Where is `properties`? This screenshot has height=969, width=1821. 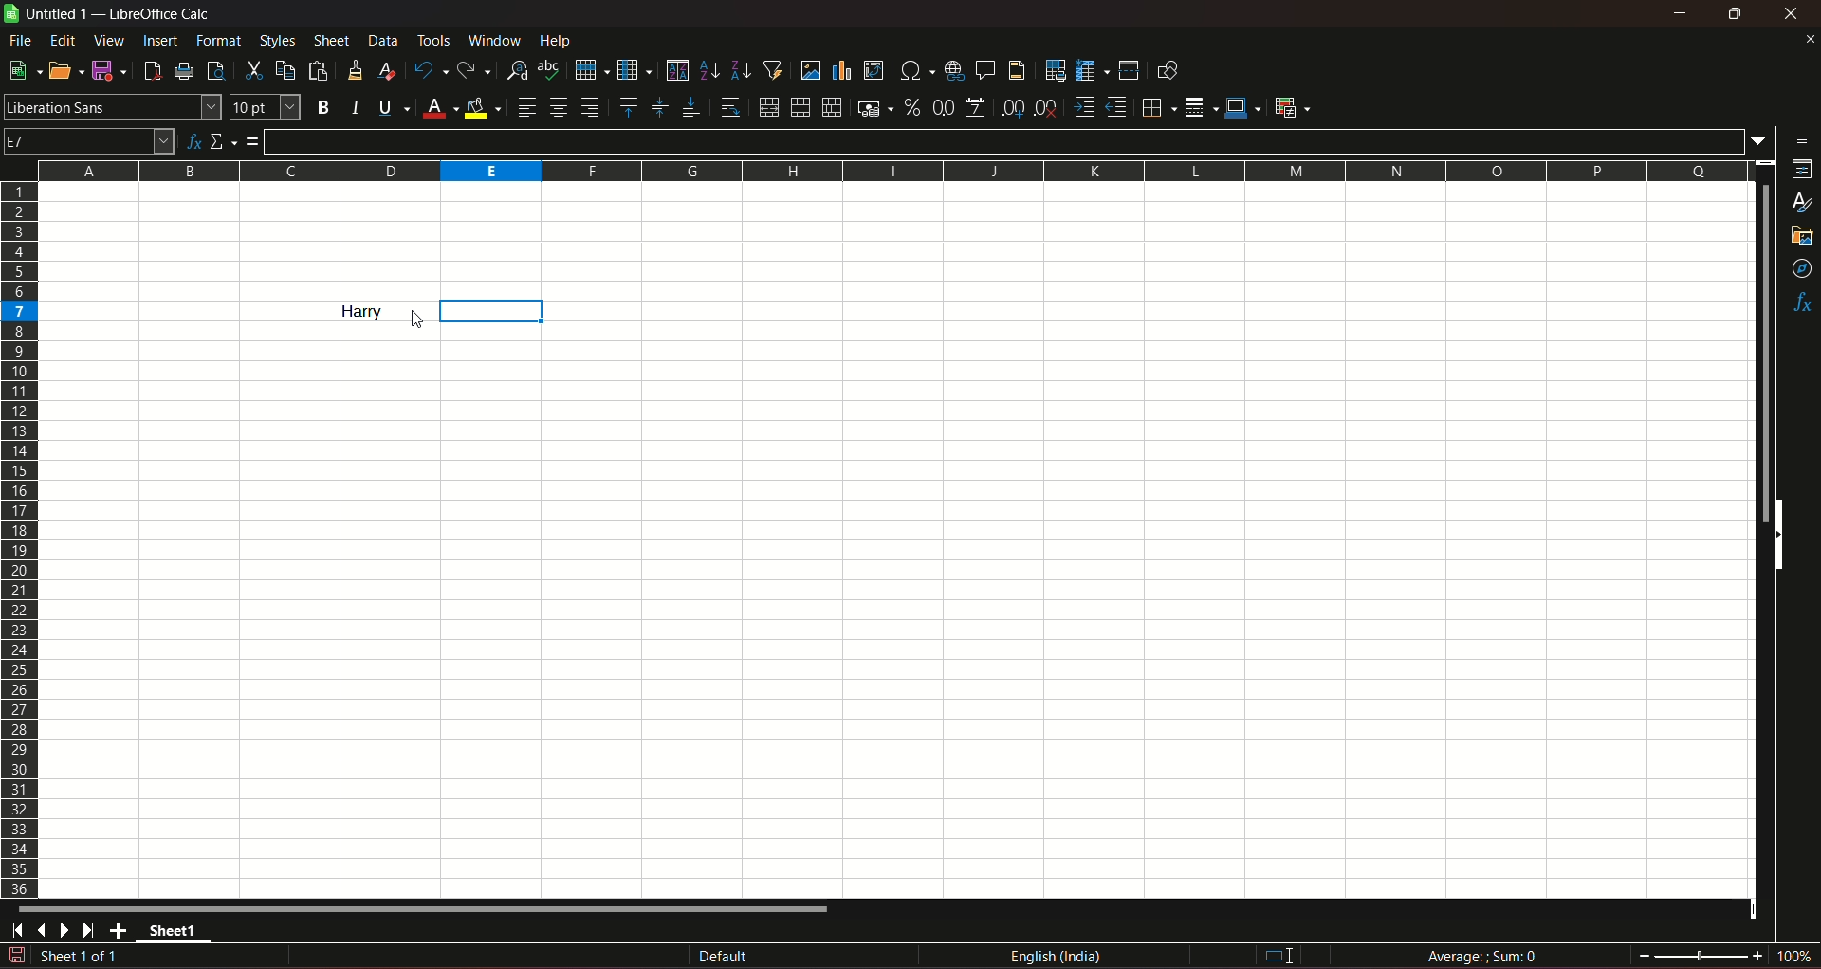 properties is located at coordinates (1802, 171).